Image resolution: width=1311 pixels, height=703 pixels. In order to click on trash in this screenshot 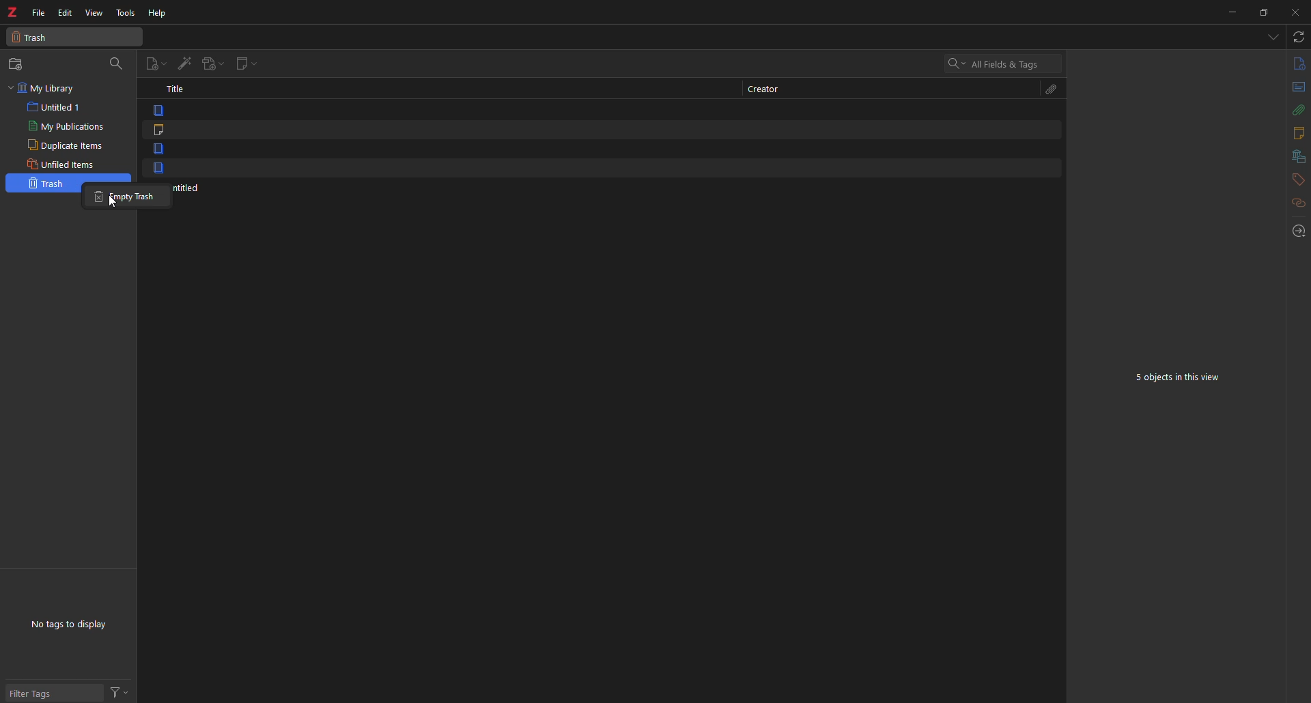, I will do `click(74, 36)`.